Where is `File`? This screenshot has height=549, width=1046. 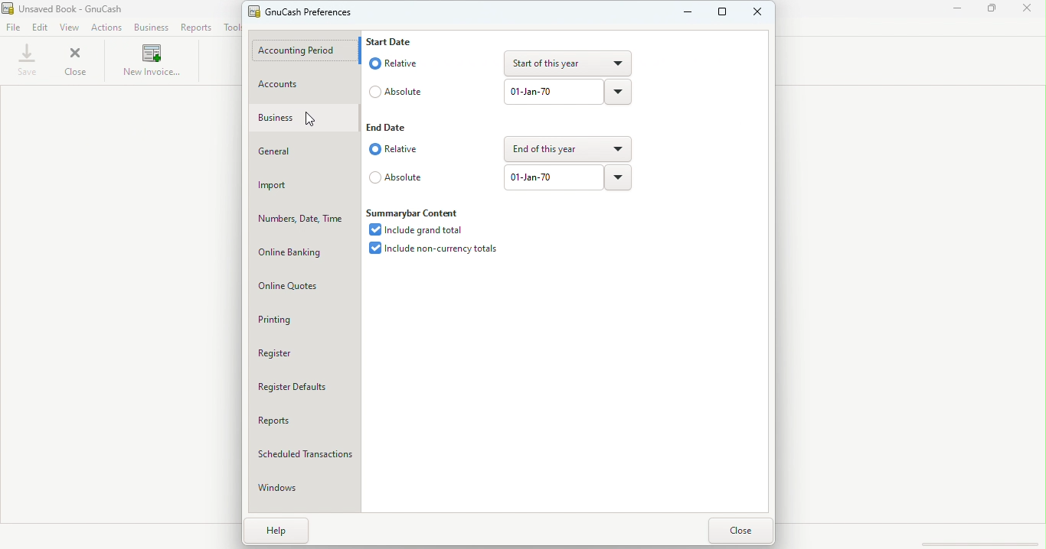 File is located at coordinates (15, 26).